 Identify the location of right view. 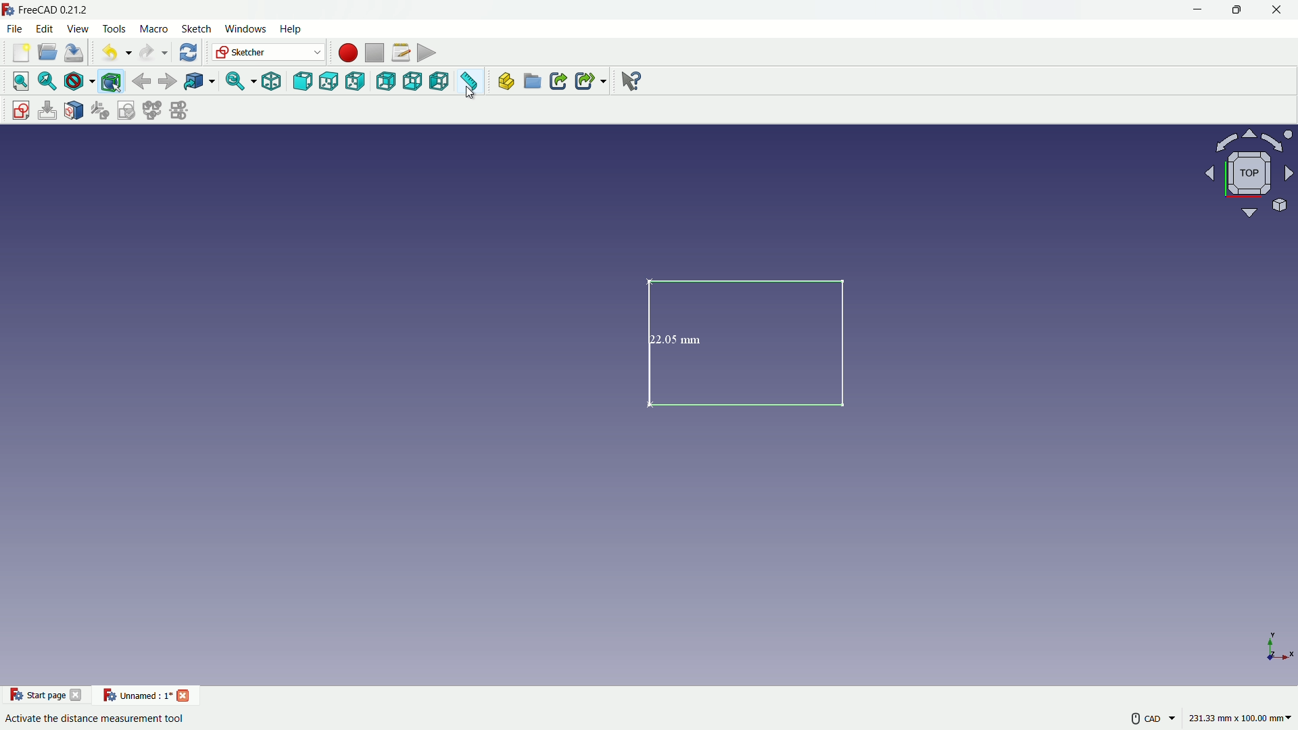
(358, 81).